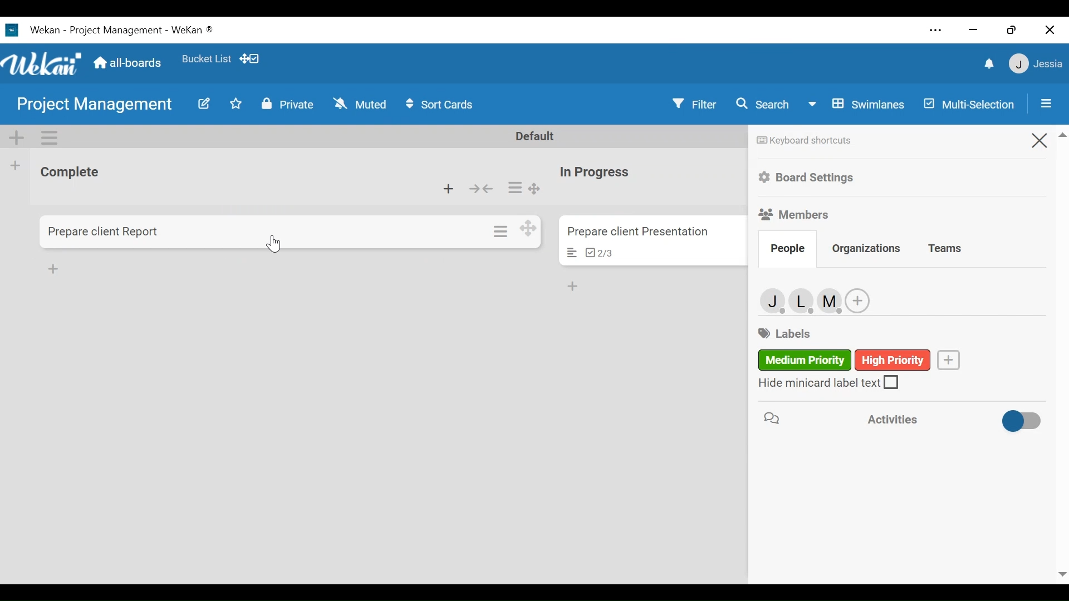 The height and width of the screenshot is (601, 1069). I want to click on Hide/Show Activities, so click(1023, 421).